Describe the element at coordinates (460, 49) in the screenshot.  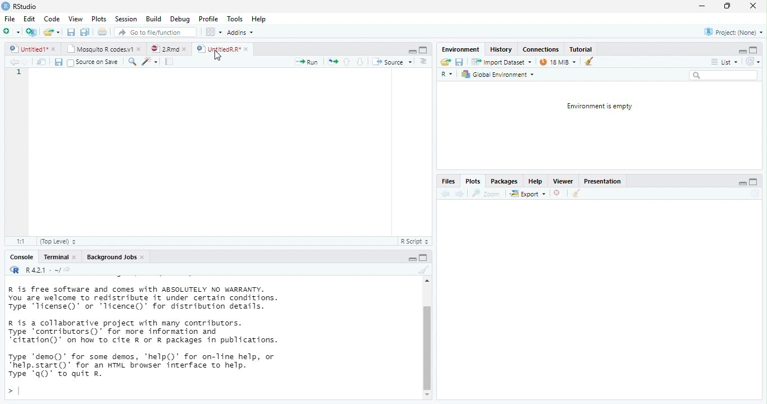
I see `‘Environment` at that location.